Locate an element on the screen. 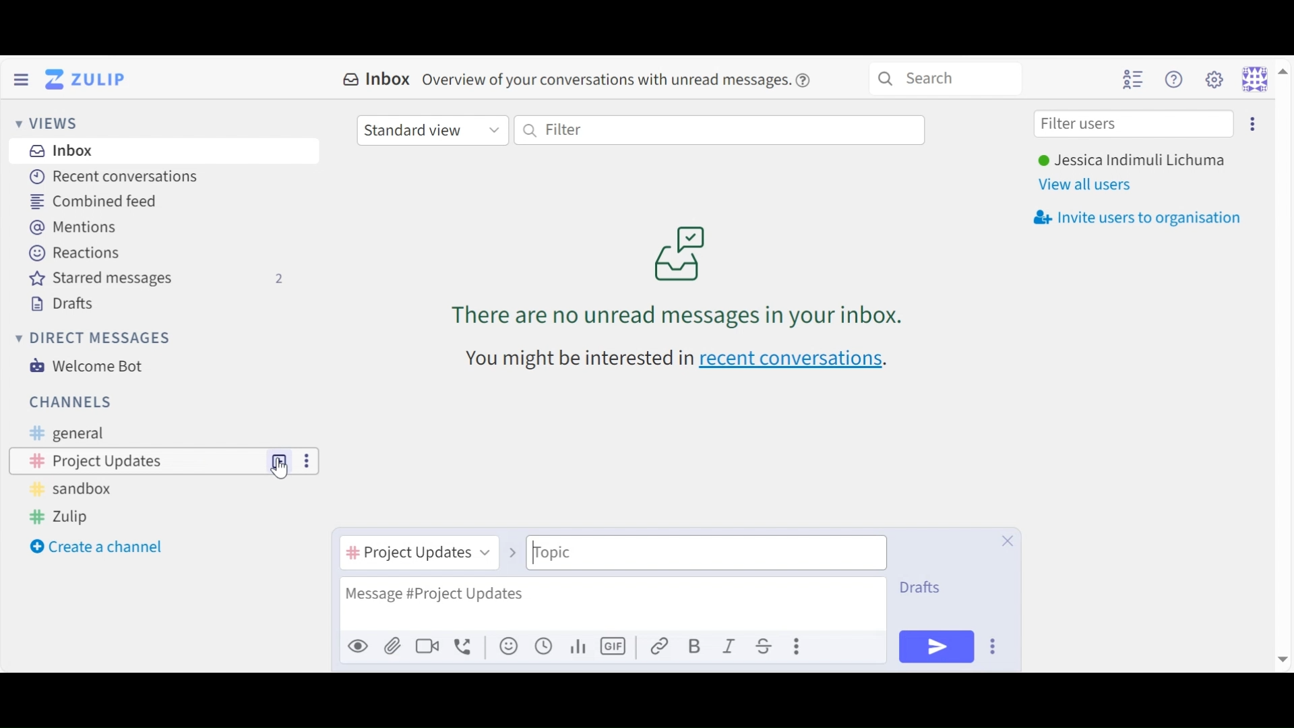 The image size is (1294, 728). recent conversations is located at coordinates (793, 360).